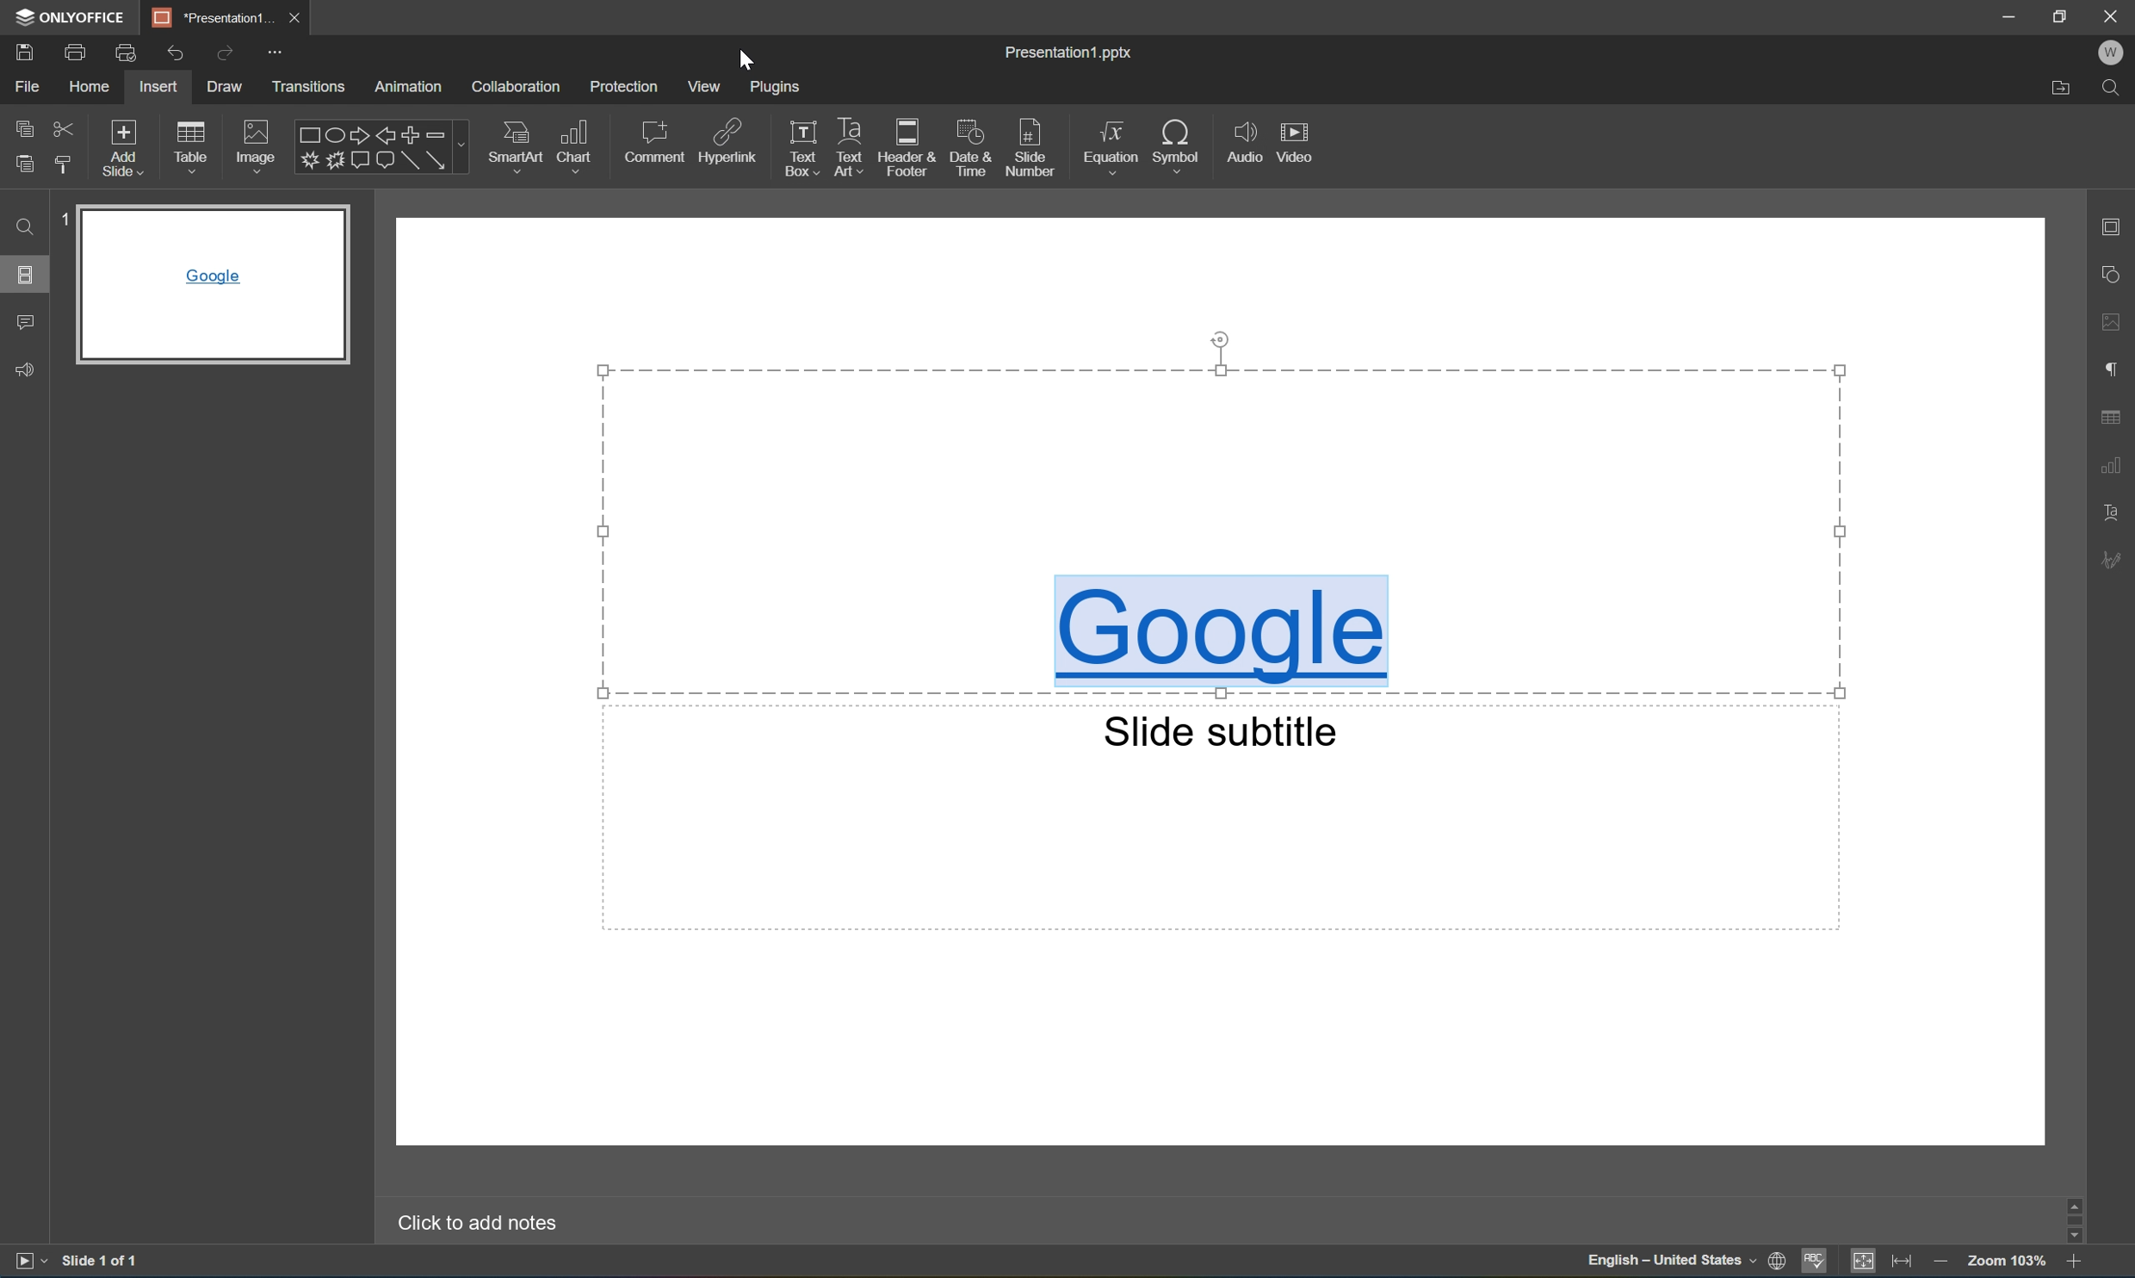 This screenshot has width=2135, height=1278. What do you see at coordinates (275, 53) in the screenshot?
I see `Customize Quick Access Toolbar` at bounding box center [275, 53].